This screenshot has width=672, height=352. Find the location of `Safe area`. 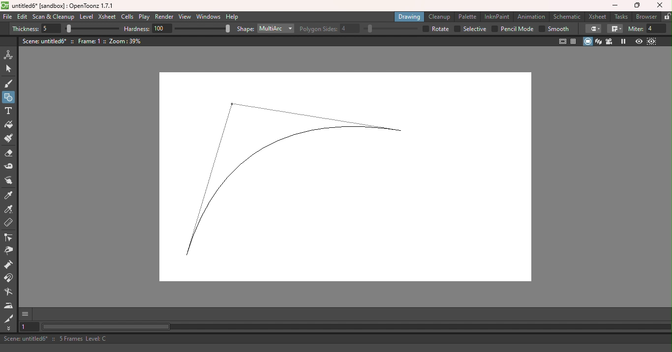

Safe area is located at coordinates (563, 41).